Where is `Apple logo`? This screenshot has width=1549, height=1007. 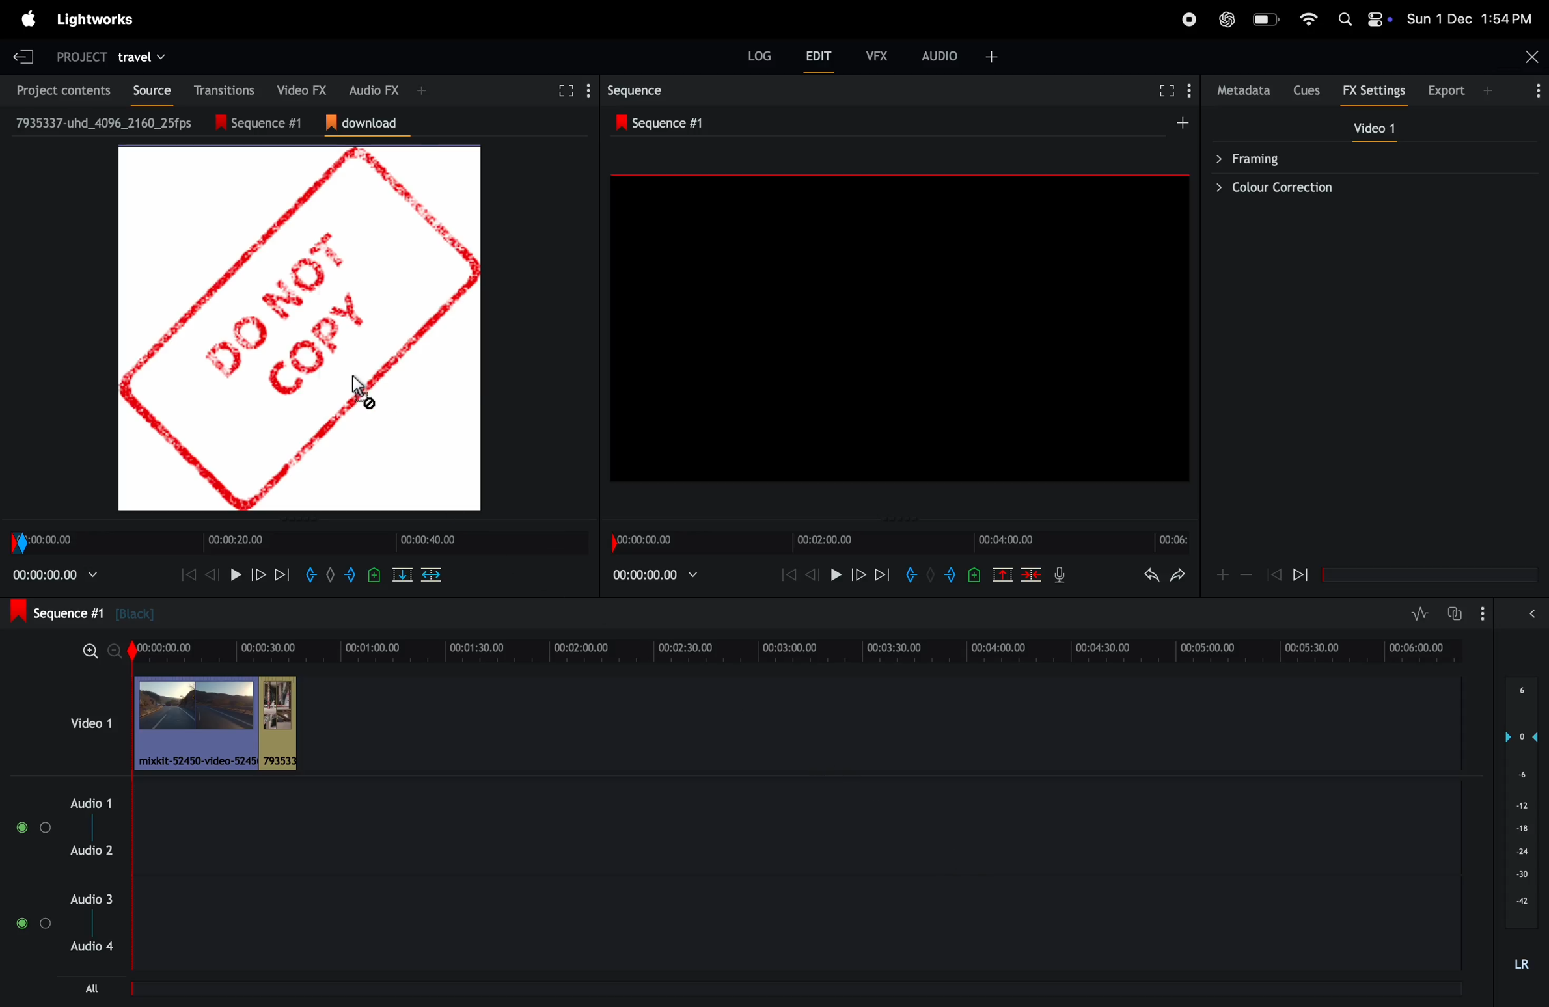
Apple logo is located at coordinates (29, 19).